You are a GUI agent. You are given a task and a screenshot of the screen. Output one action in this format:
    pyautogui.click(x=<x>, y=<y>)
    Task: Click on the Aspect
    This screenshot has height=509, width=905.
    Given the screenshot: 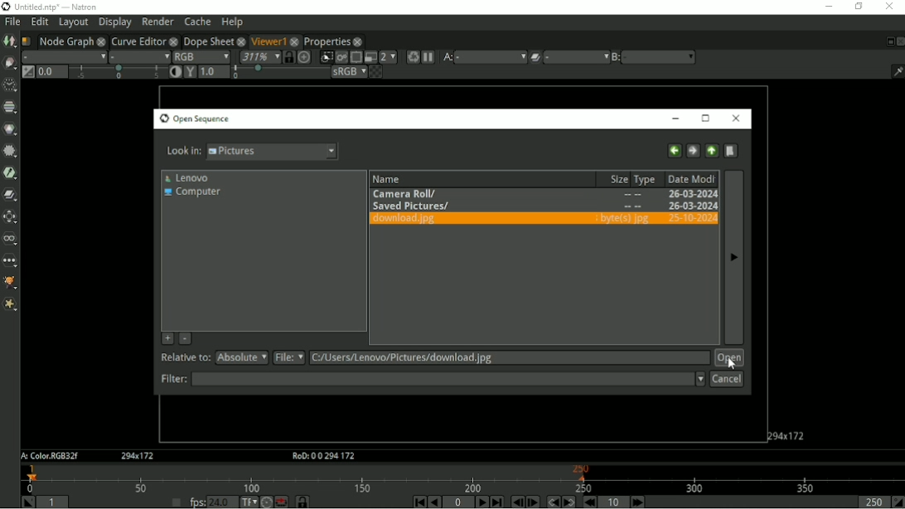 What is the action you would take?
    pyautogui.click(x=138, y=456)
    